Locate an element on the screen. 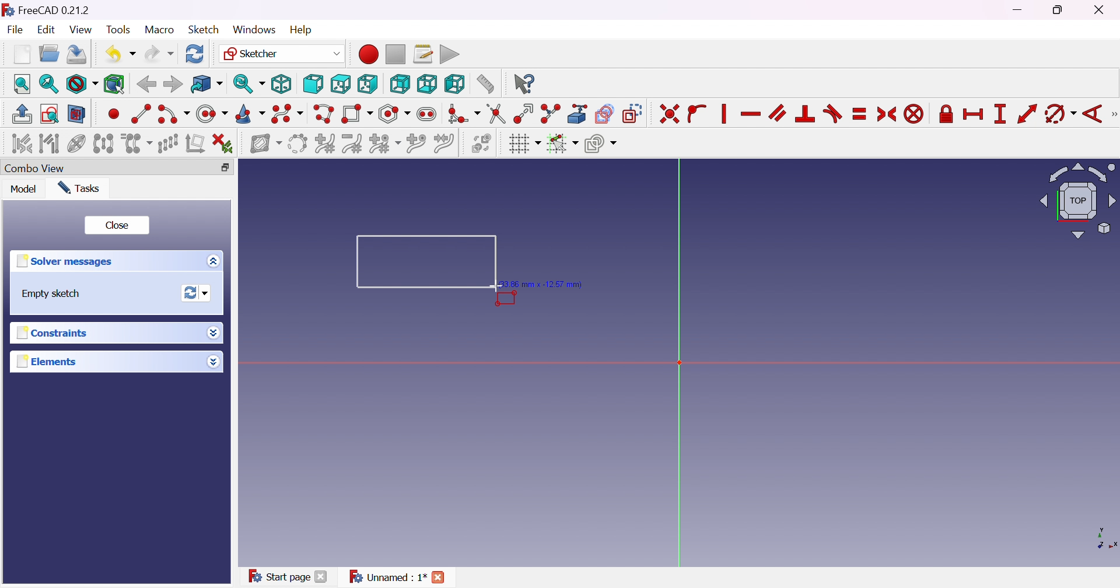  Constrain horizontal distance is located at coordinates (972, 116).